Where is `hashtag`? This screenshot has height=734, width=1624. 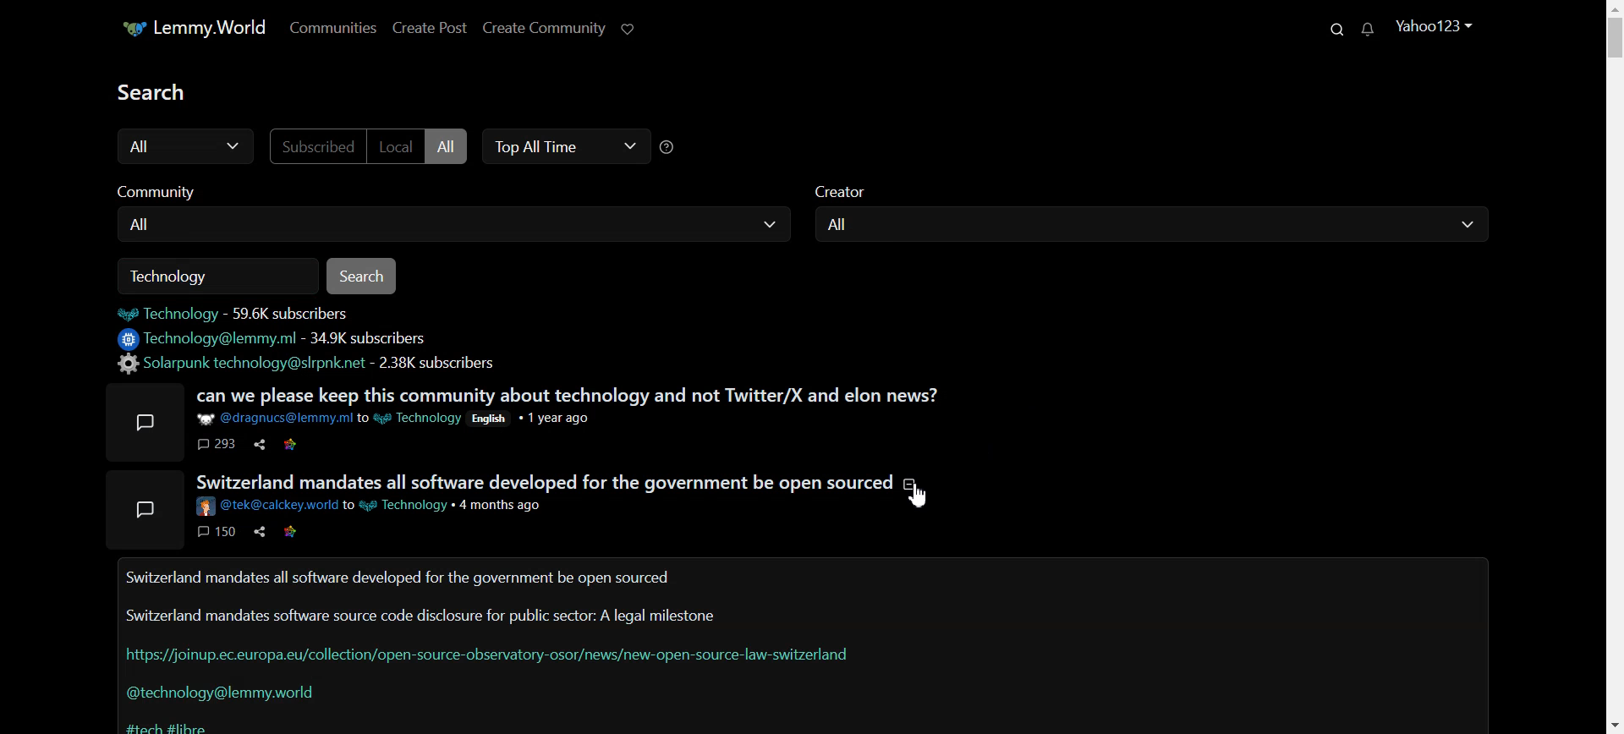 hashtag is located at coordinates (164, 725).